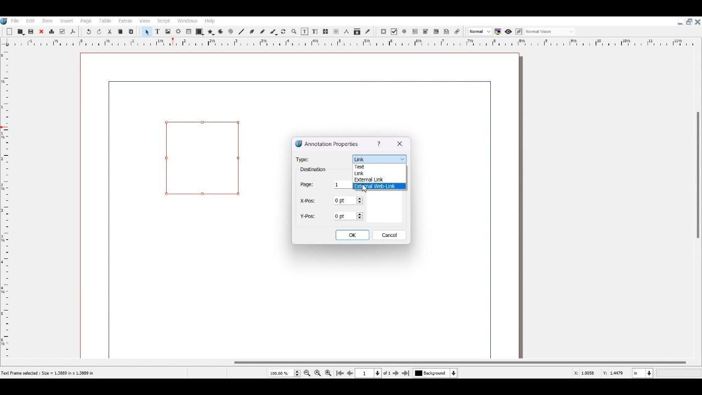 The image size is (702, 395). Describe the element at coordinates (203, 157) in the screenshot. I see `Link Annotation` at that location.